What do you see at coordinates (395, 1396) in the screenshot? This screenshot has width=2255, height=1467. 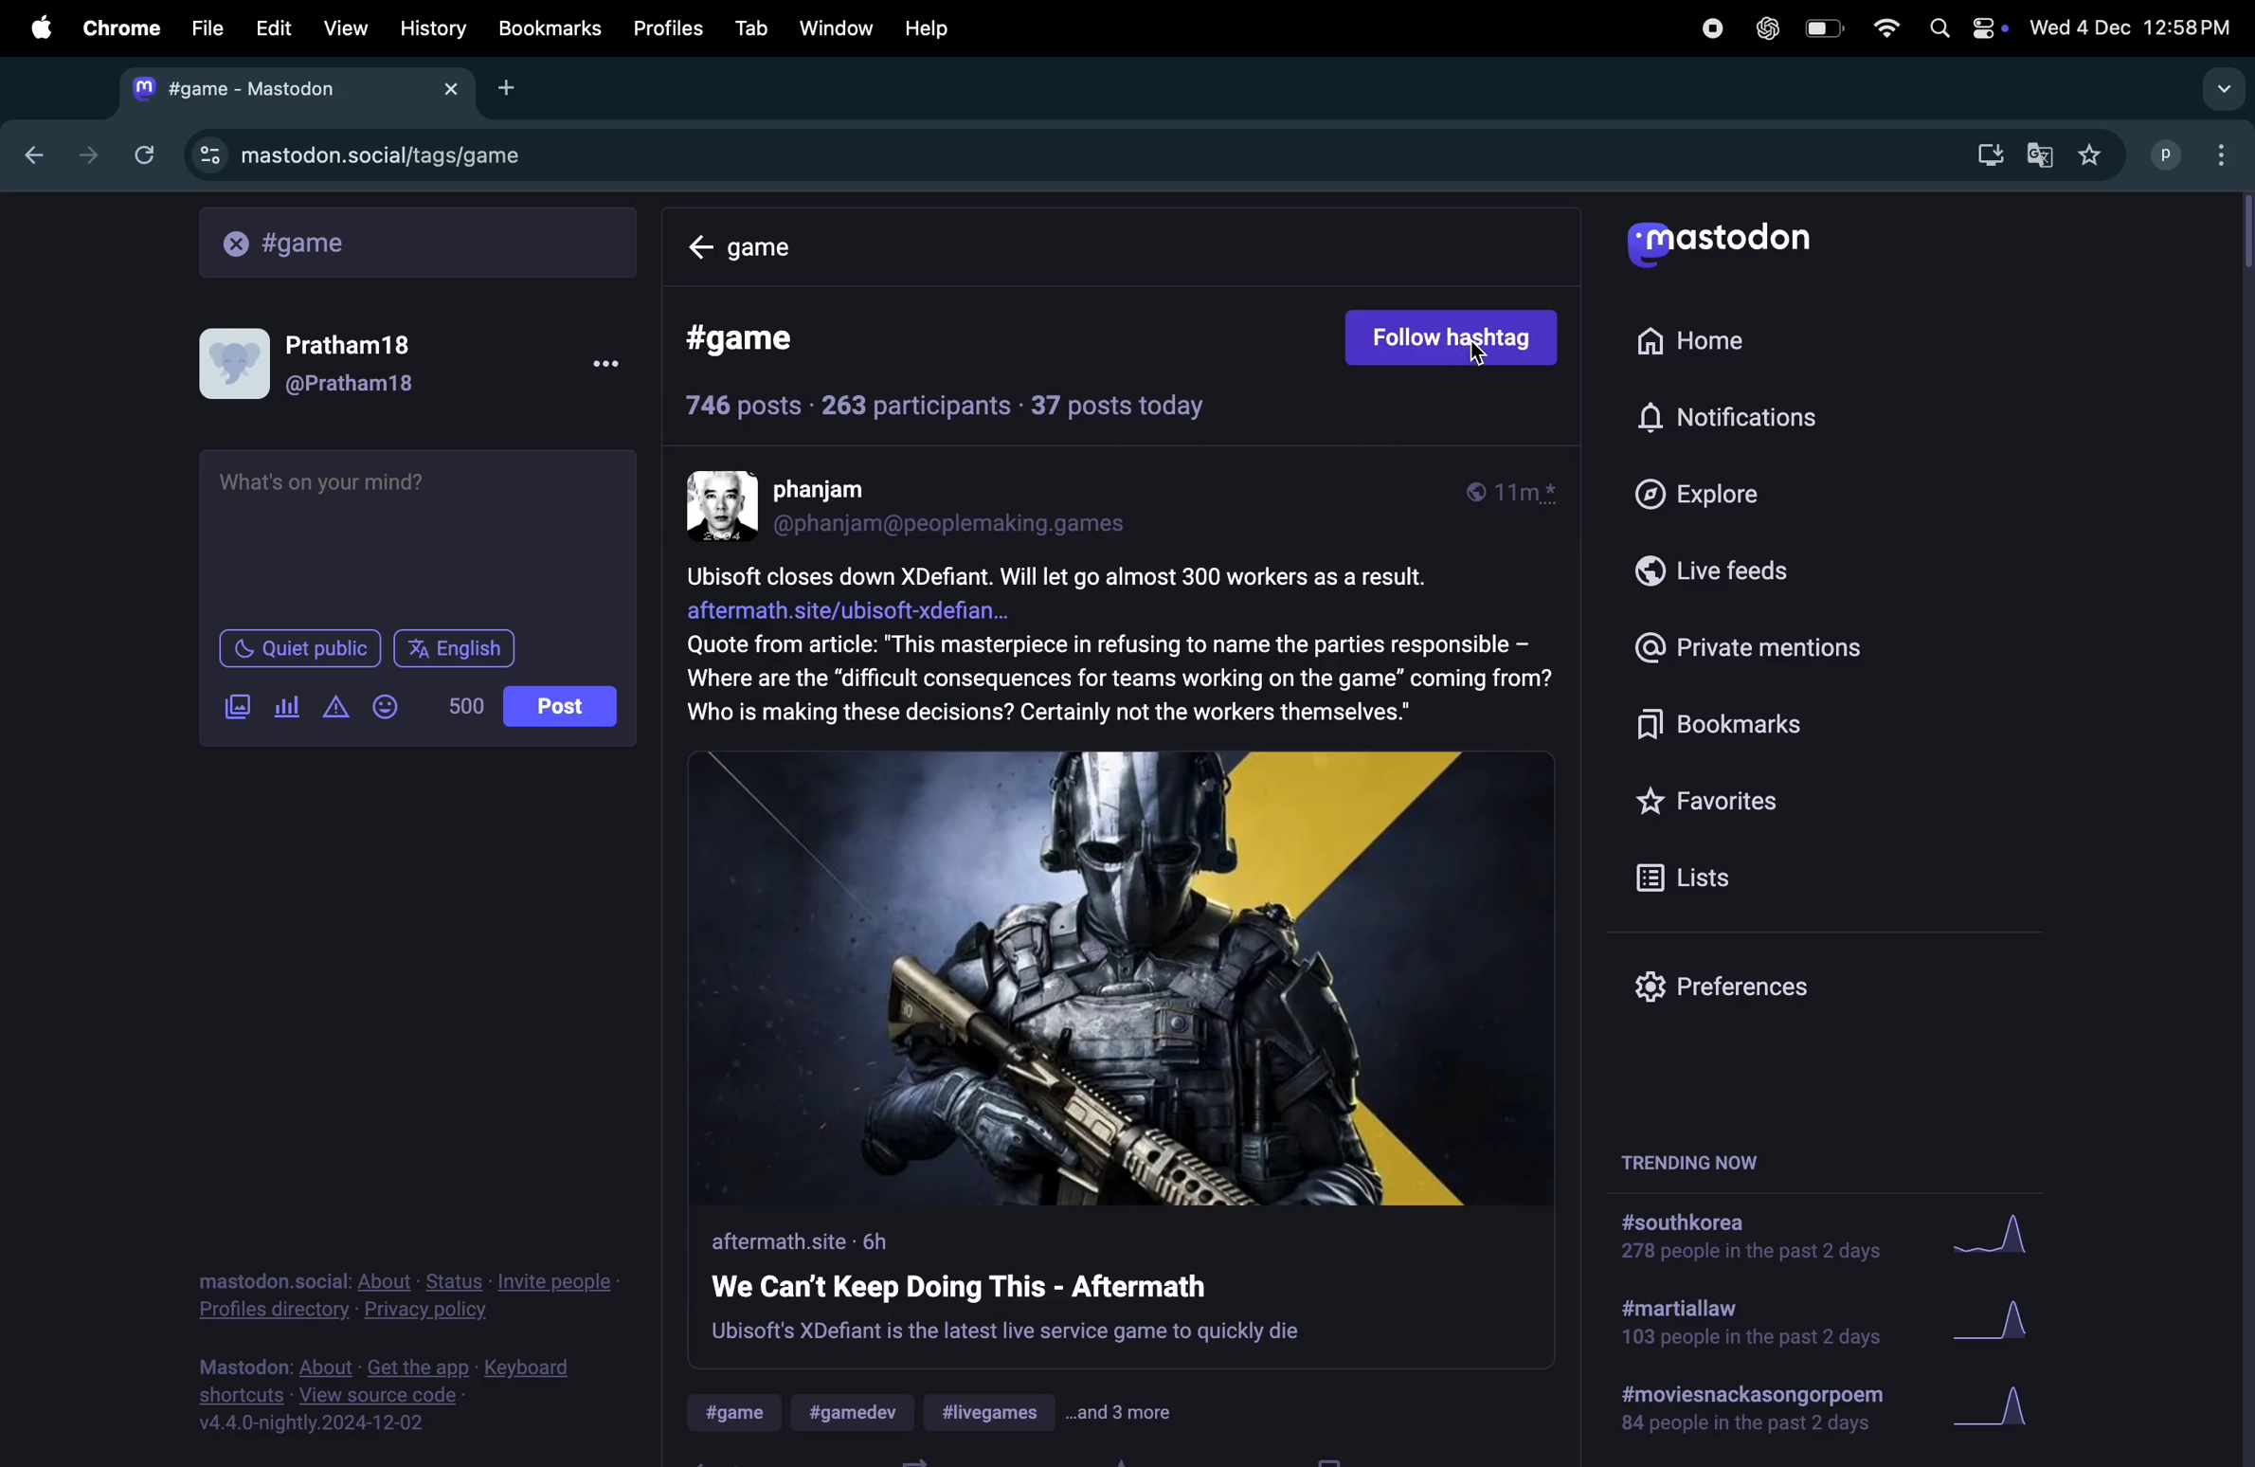 I see `view source code` at bounding box center [395, 1396].